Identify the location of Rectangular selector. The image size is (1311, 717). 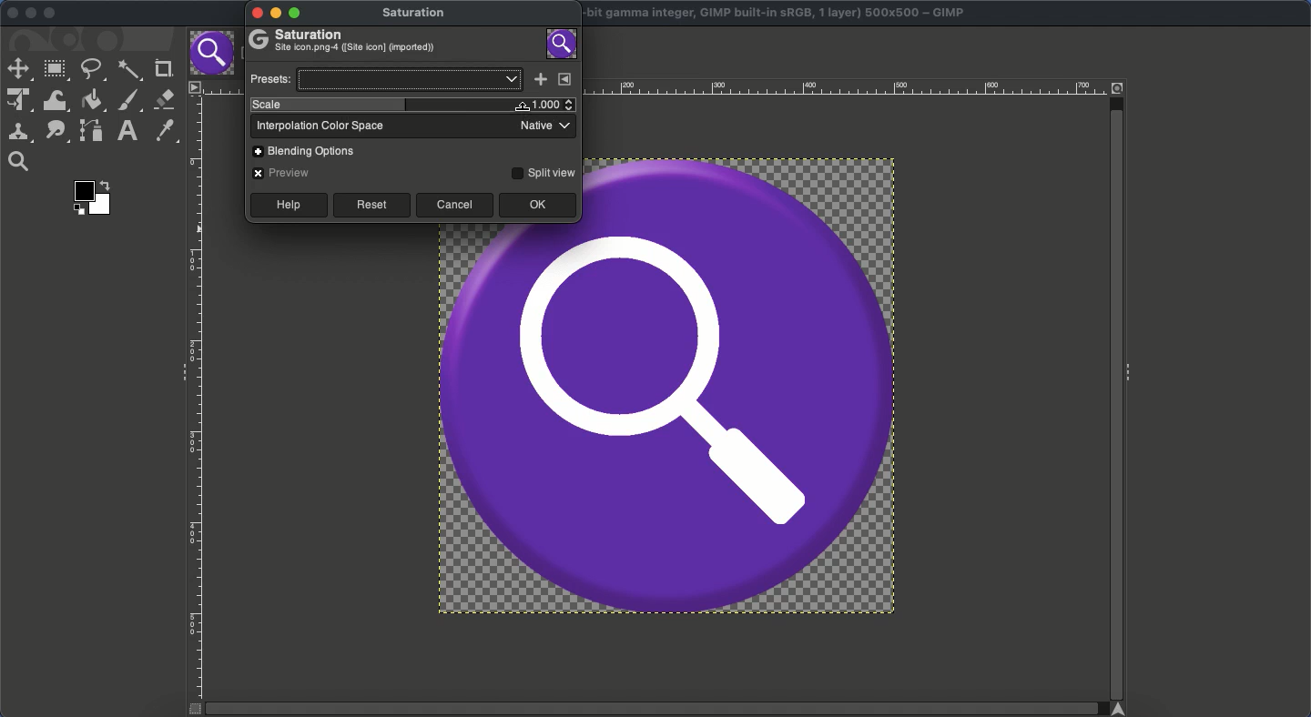
(56, 72).